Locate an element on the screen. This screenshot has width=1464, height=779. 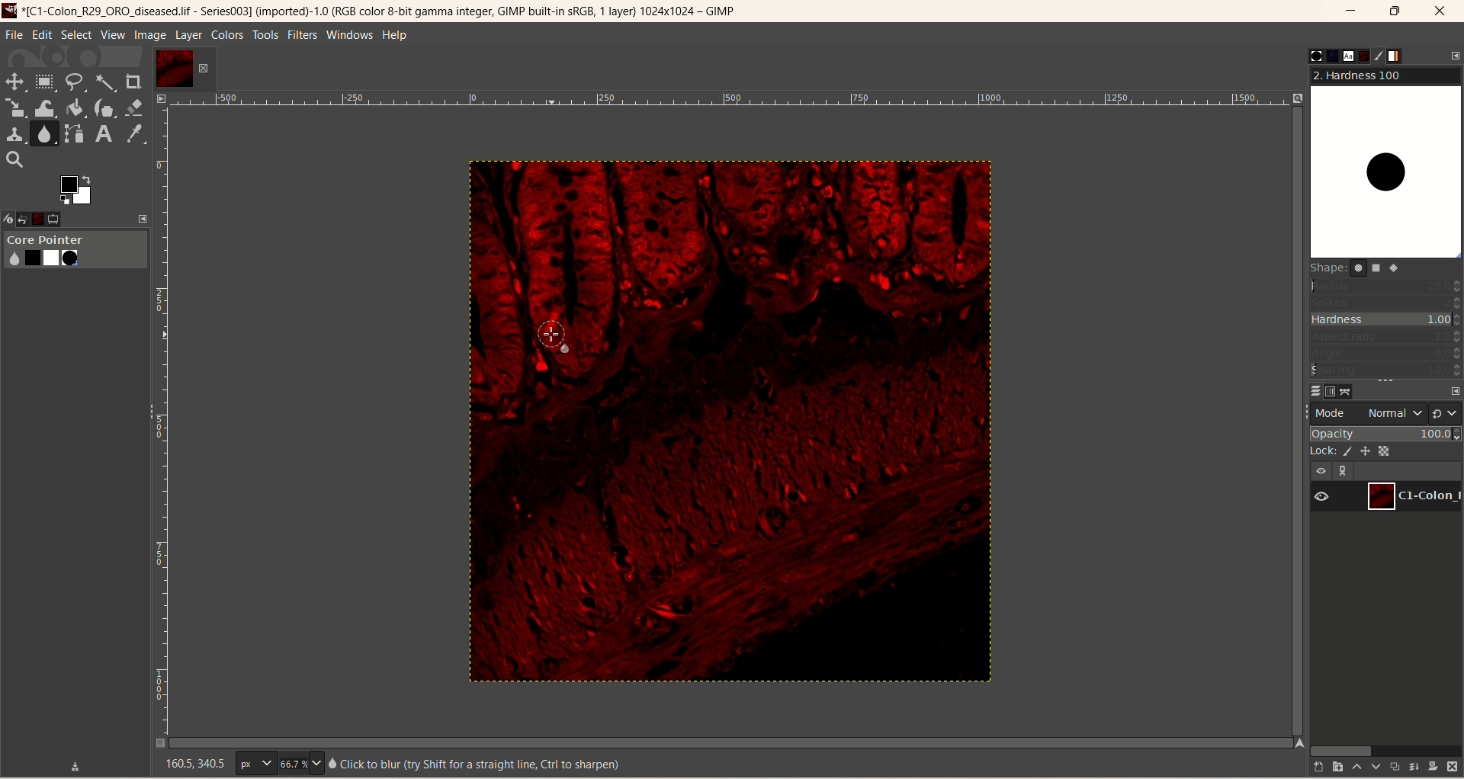
create a new layer is located at coordinates (1333, 767).